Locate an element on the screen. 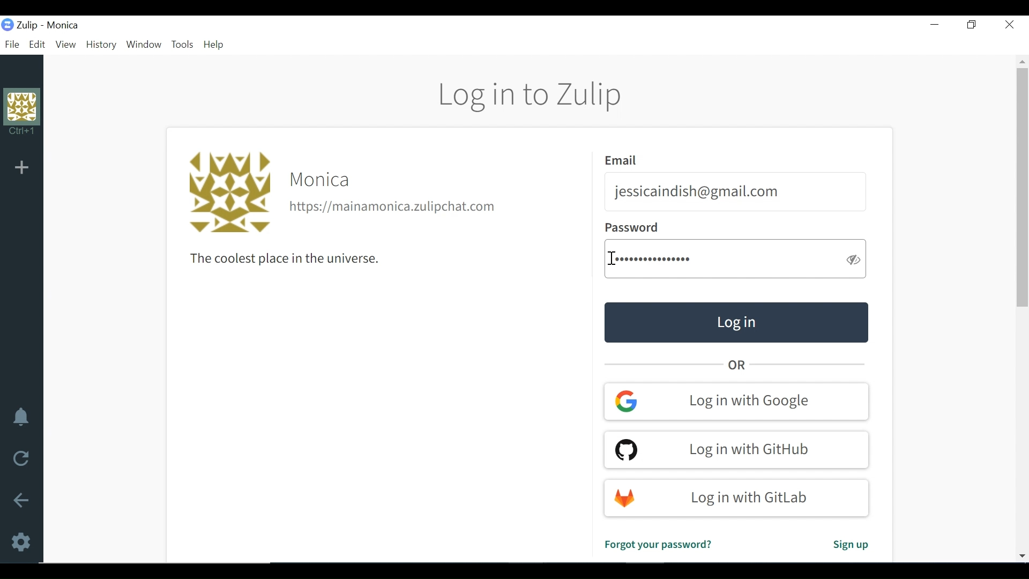 The height and width of the screenshot is (579, 1029). Organisation name is located at coordinates (322, 180).